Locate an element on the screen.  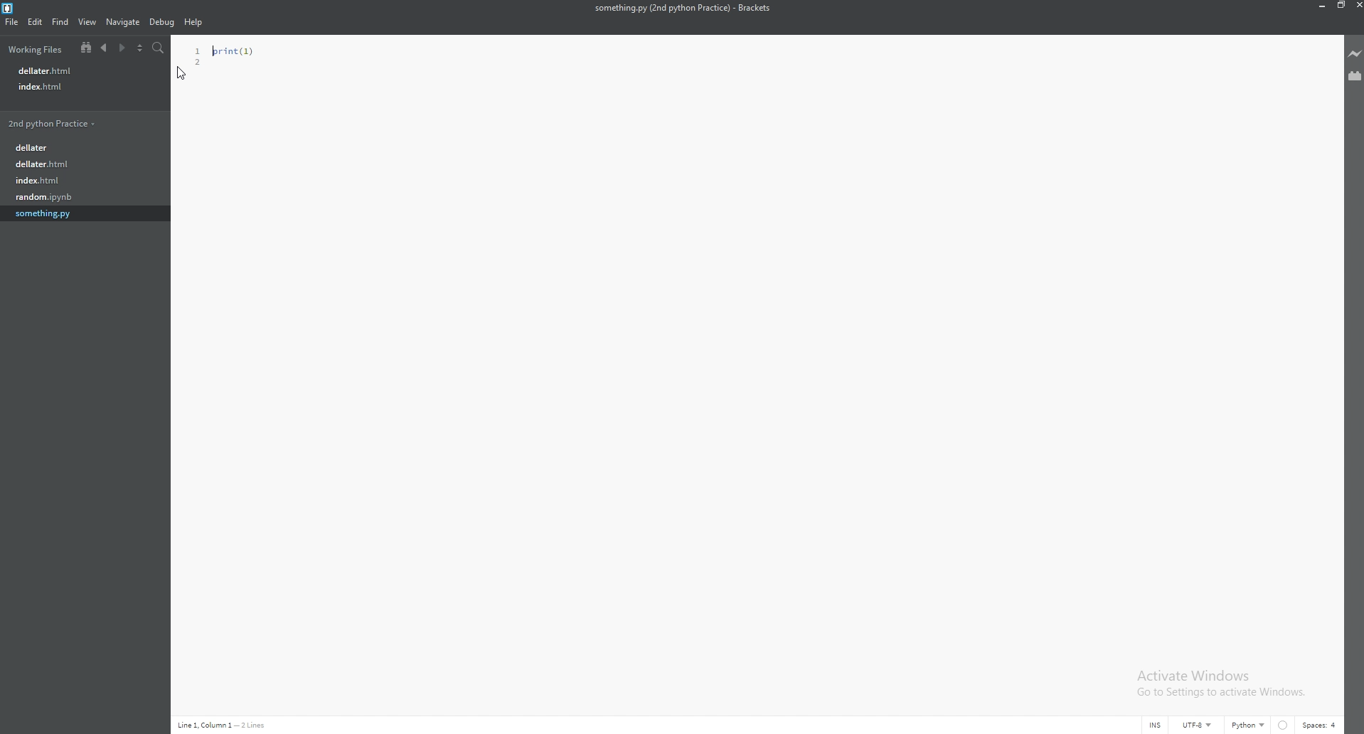
Activate Windows
Go to Settings to activate Windows. is located at coordinates (1218, 684).